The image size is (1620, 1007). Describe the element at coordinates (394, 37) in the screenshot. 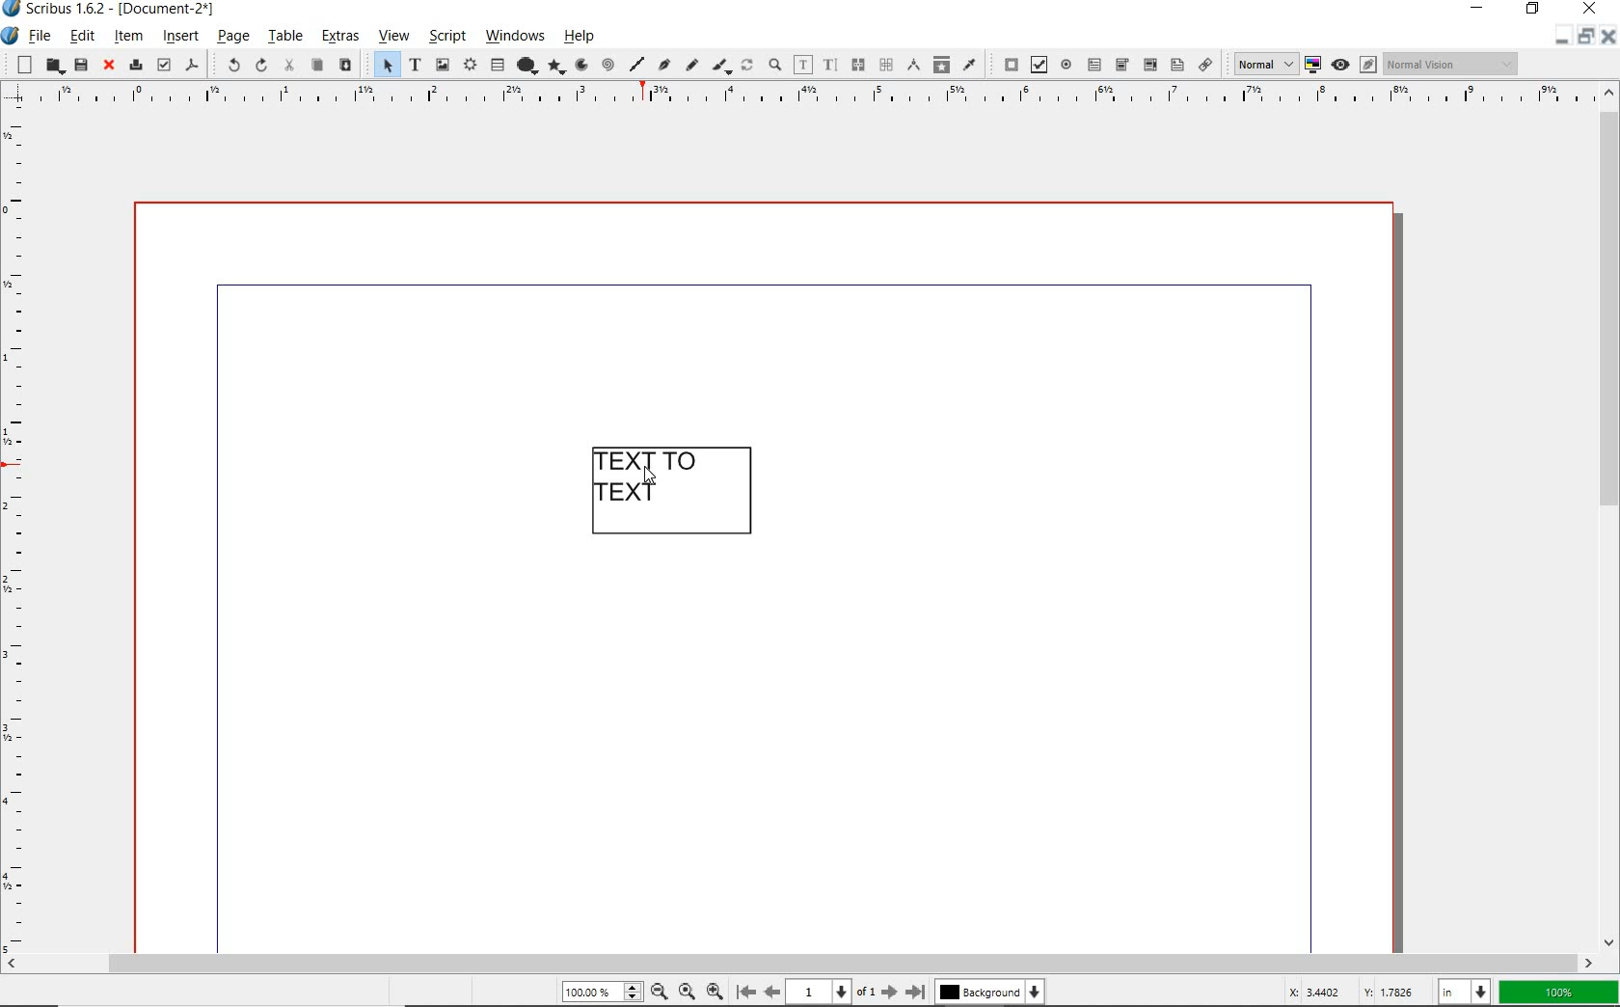

I see `view` at that location.